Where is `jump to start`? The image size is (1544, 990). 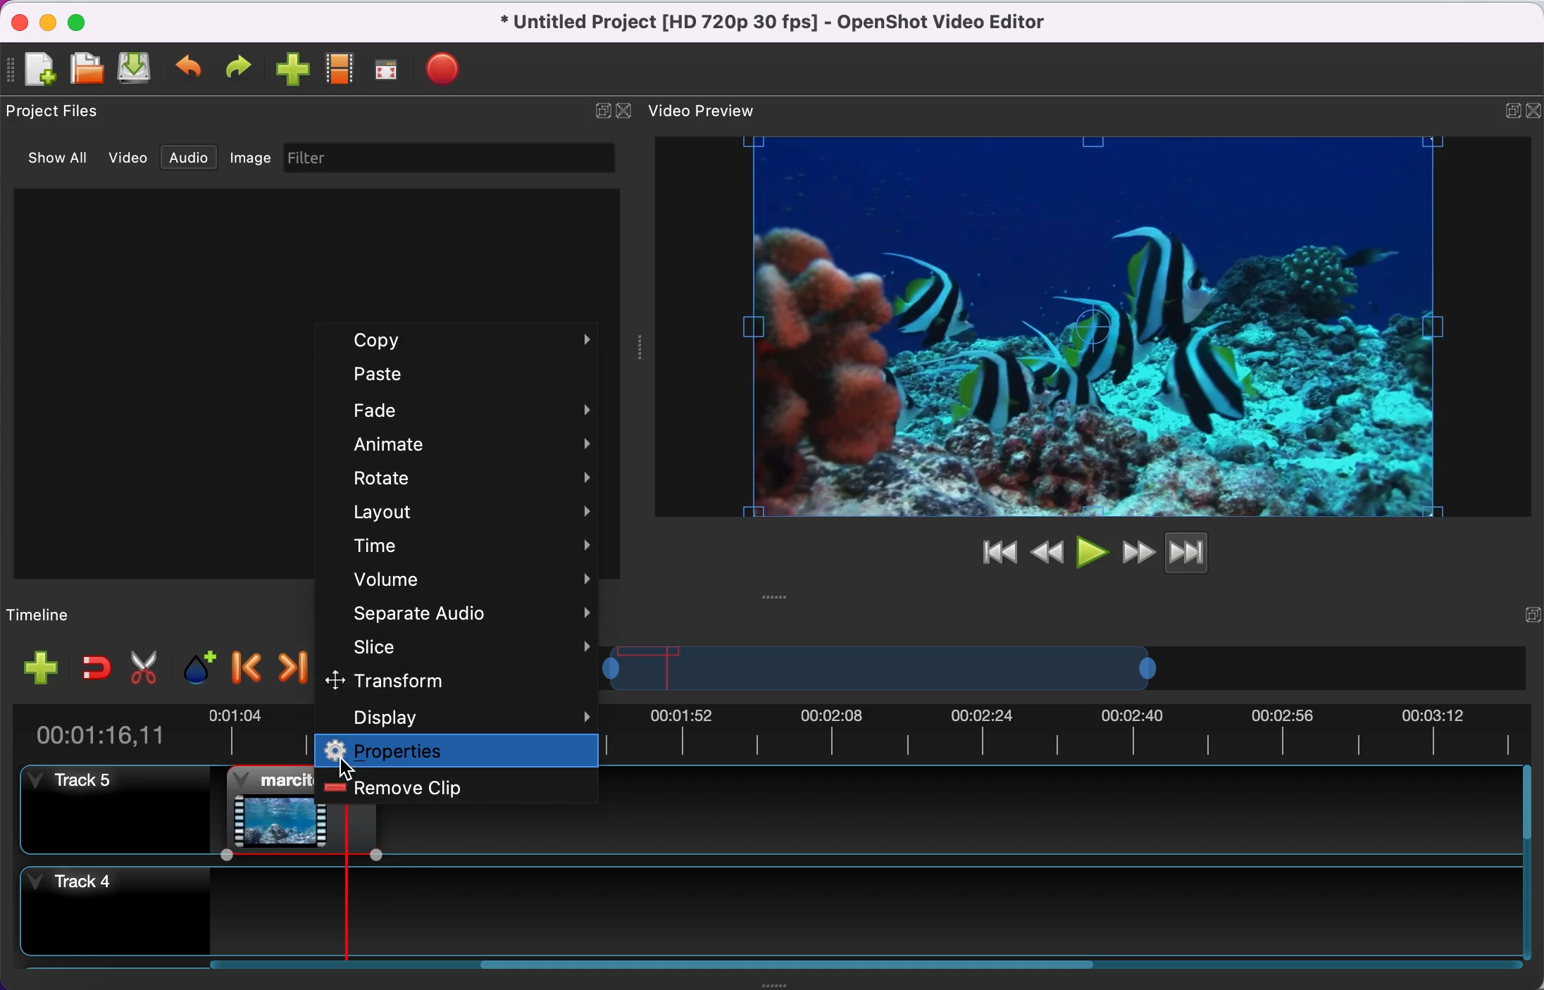 jump to start is located at coordinates (993, 553).